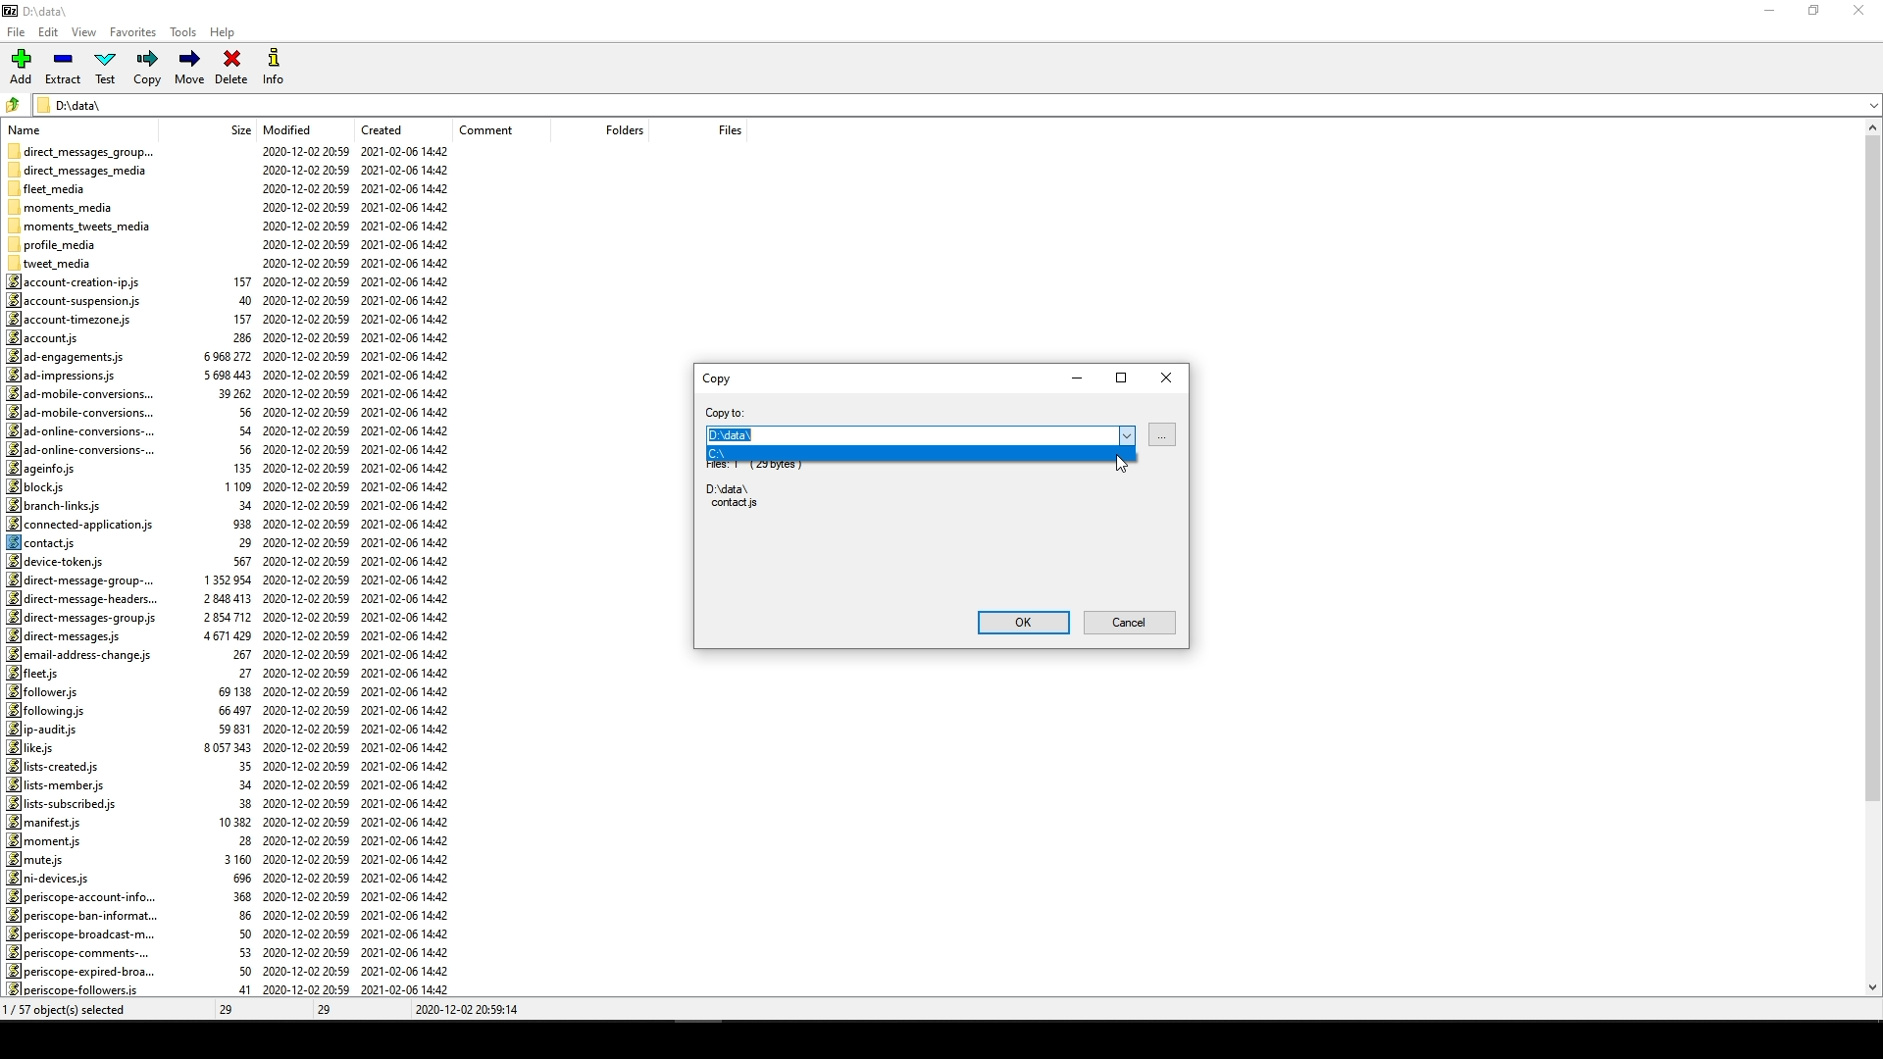 The width and height of the screenshot is (1883, 1059). What do you see at coordinates (85, 226) in the screenshot?
I see `moments_tweets_media` at bounding box center [85, 226].